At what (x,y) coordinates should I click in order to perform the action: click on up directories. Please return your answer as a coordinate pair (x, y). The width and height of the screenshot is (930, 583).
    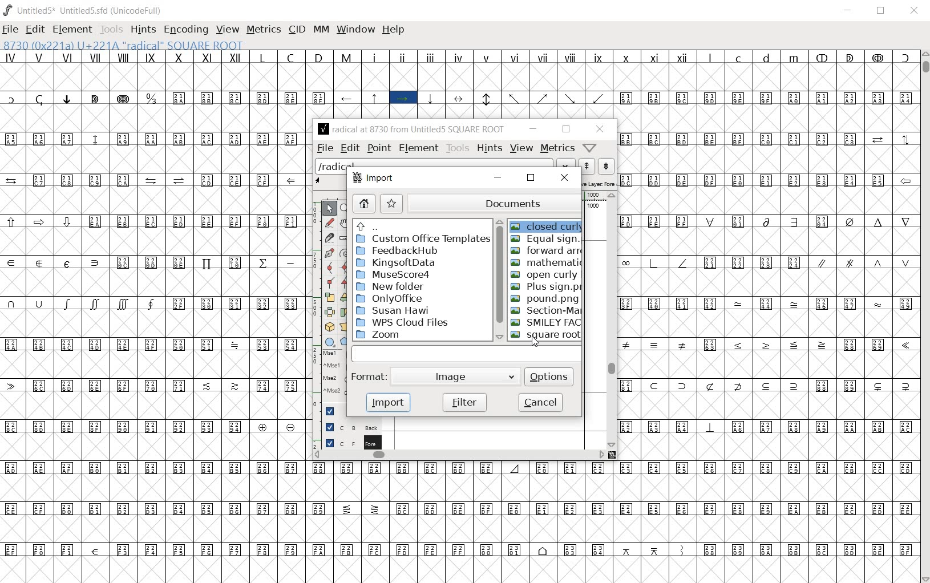
    Looking at the image, I should click on (421, 225).